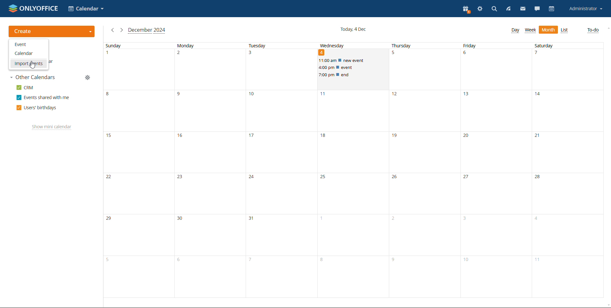 This screenshot has width=611, height=308. What do you see at coordinates (593, 30) in the screenshot?
I see `to-do` at bounding box center [593, 30].